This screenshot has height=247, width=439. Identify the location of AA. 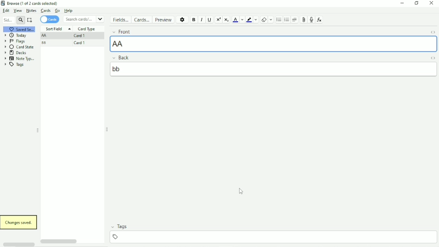
(45, 36).